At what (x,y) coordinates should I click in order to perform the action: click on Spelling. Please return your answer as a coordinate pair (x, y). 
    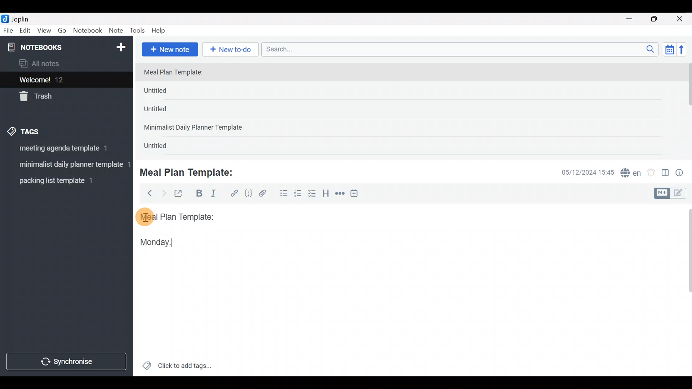
    Looking at the image, I should click on (631, 174).